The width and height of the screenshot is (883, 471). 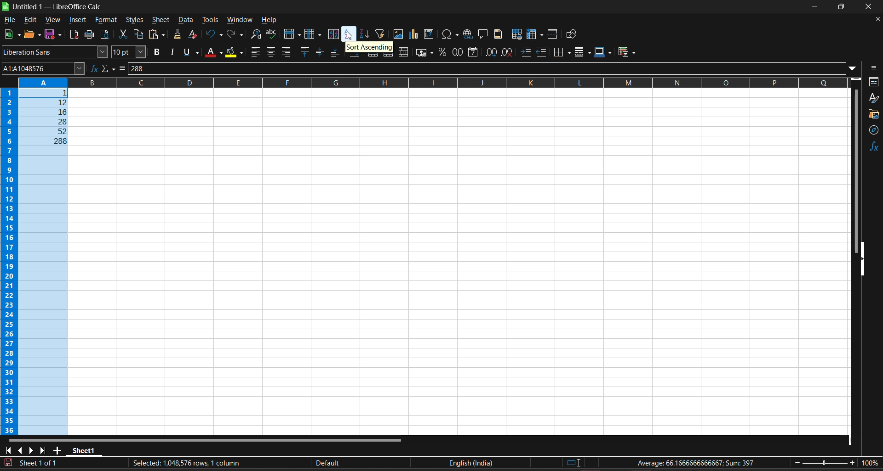 I want to click on formula, so click(x=700, y=464).